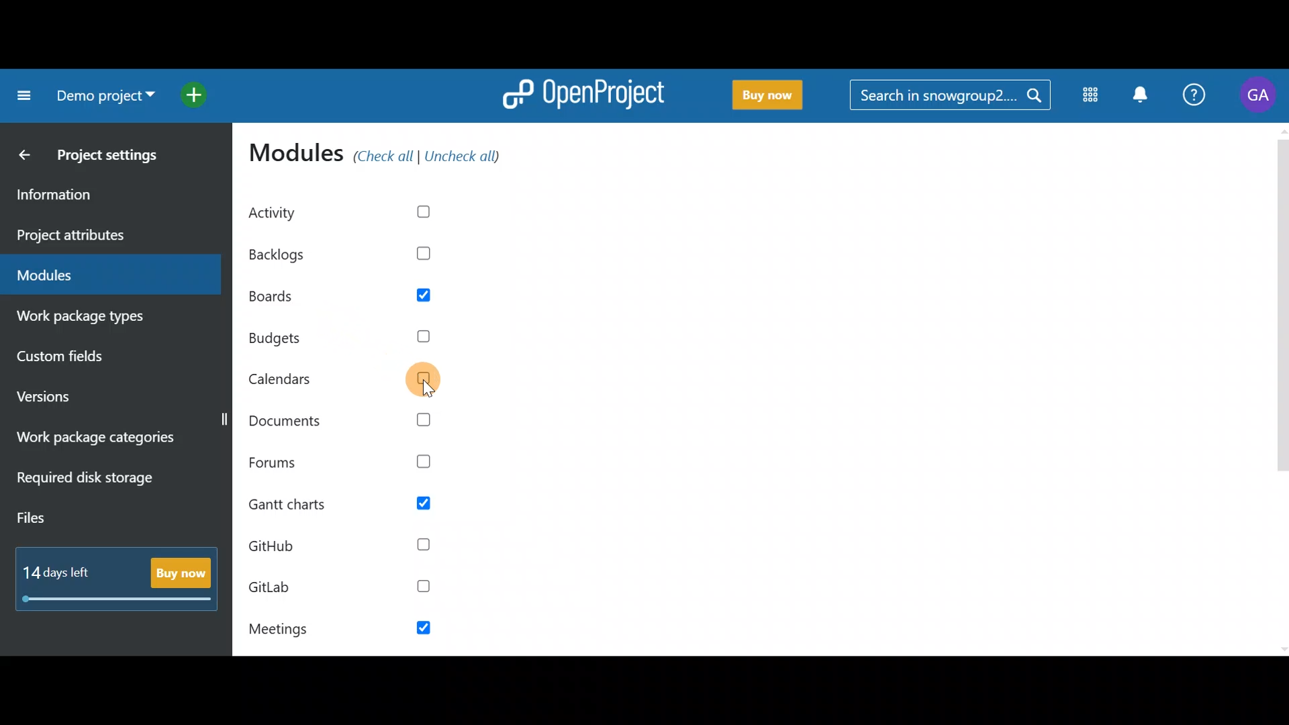  Describe the element at coordinates (121, 575) in the screenshot. I see `Buy now` at that location.